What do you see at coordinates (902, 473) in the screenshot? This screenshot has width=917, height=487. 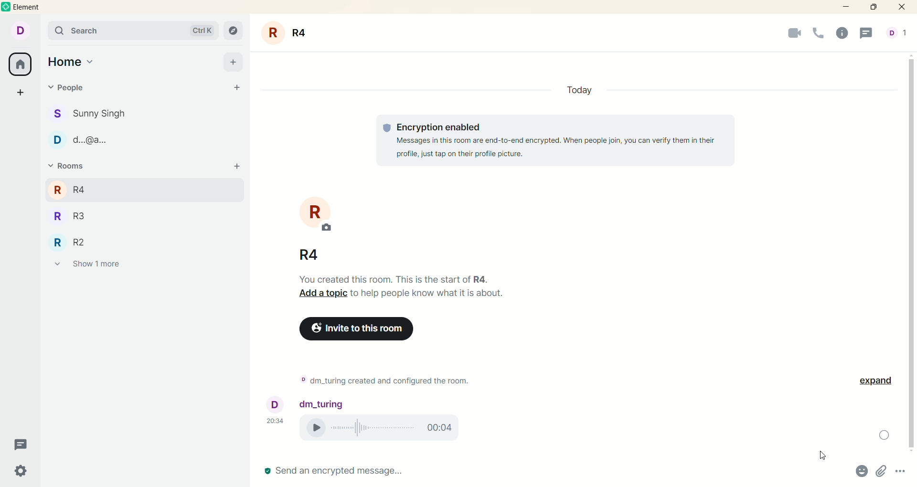 I see `` at bounding box center [902, 473].